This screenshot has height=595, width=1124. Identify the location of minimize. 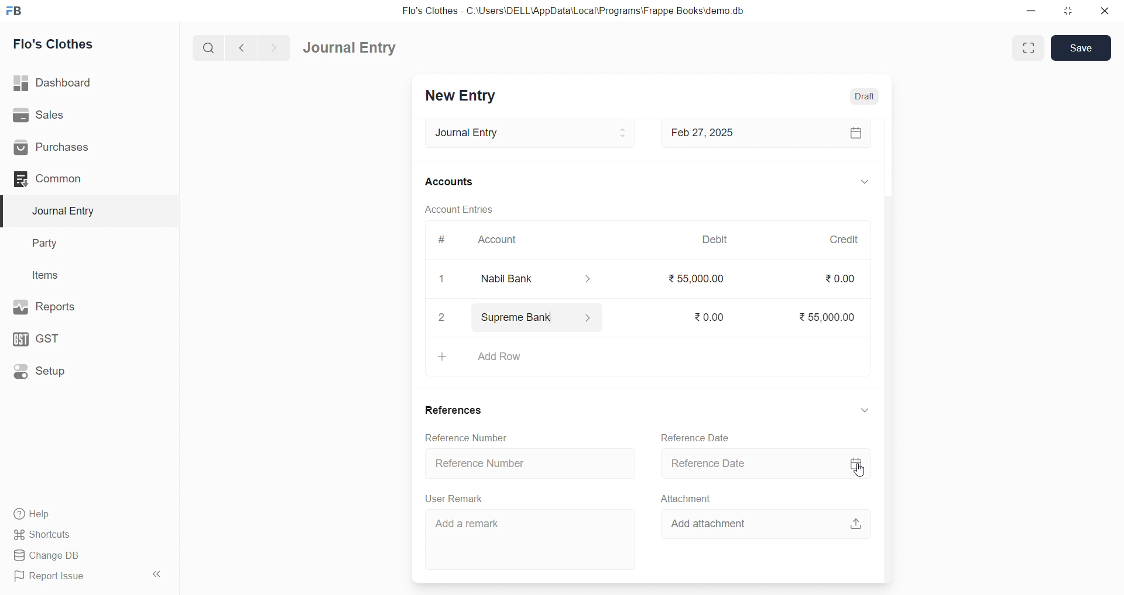
(1029, 10).